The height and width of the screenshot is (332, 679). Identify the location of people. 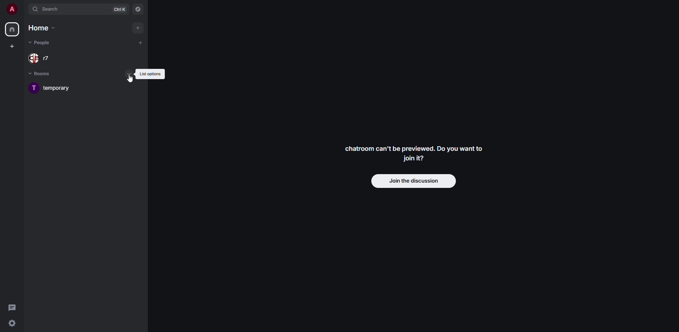
(38, 59).